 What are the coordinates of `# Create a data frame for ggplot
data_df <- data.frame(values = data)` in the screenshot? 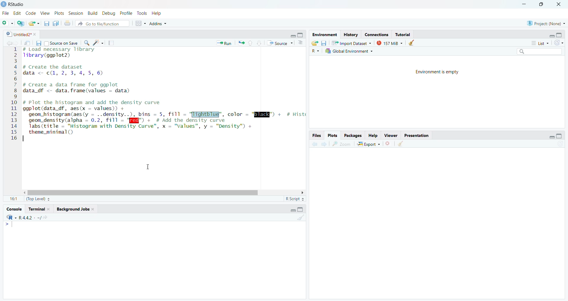 It's located at (78, 88).